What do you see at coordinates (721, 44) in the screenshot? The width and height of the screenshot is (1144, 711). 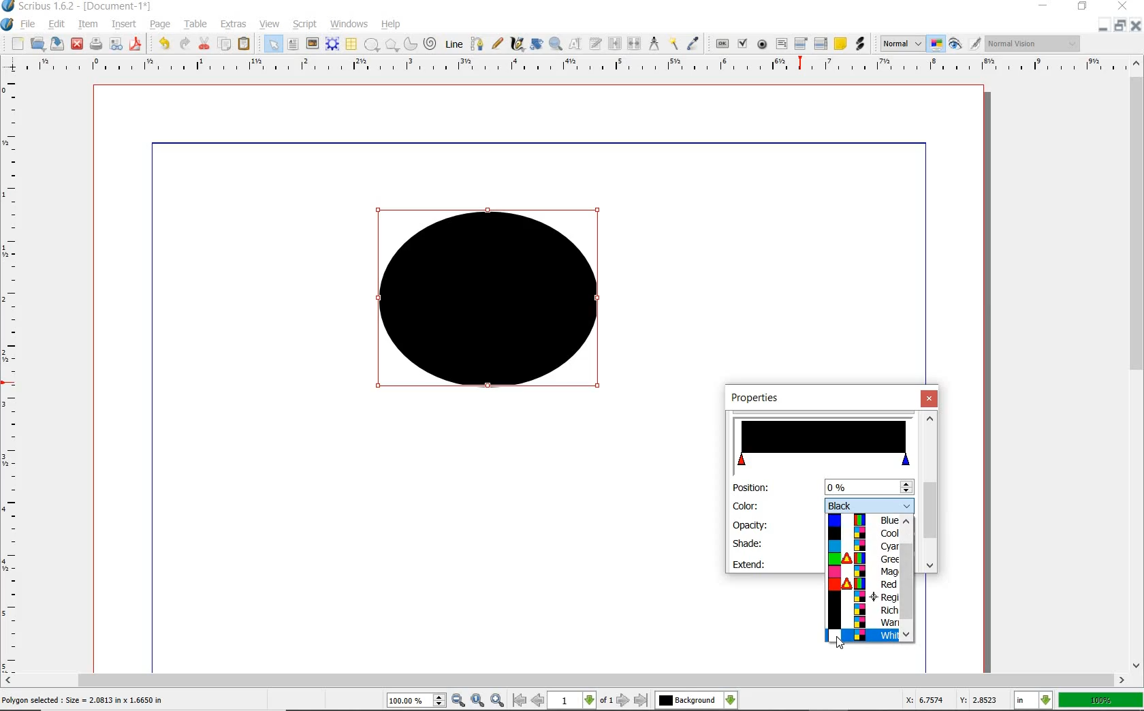 I see `PDF PUSH BUTTON` at bounding box center [721, 44].